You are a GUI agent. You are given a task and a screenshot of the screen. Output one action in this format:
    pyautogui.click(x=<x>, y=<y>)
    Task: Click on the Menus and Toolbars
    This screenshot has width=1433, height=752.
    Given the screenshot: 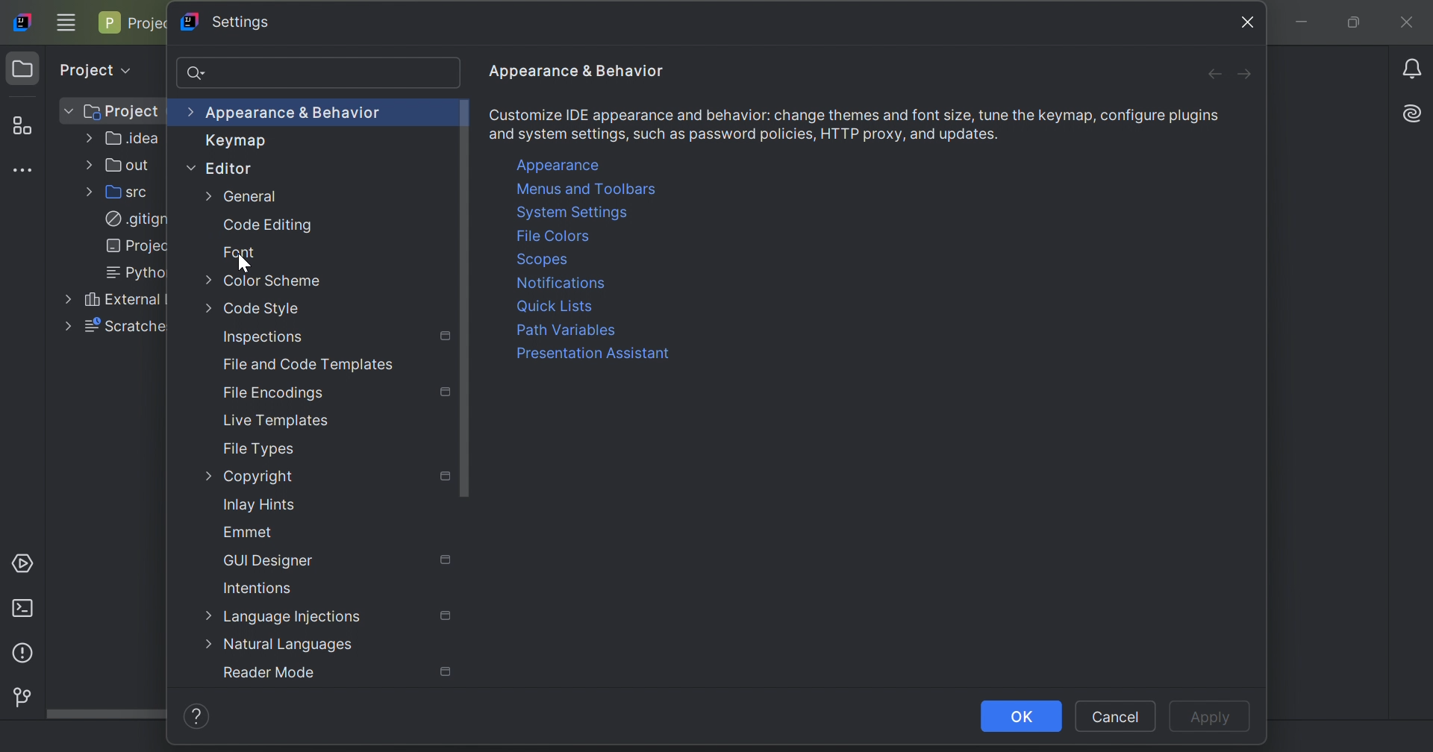 What is the action you would take?
    pyautogui.click(x=588, y=191)
    